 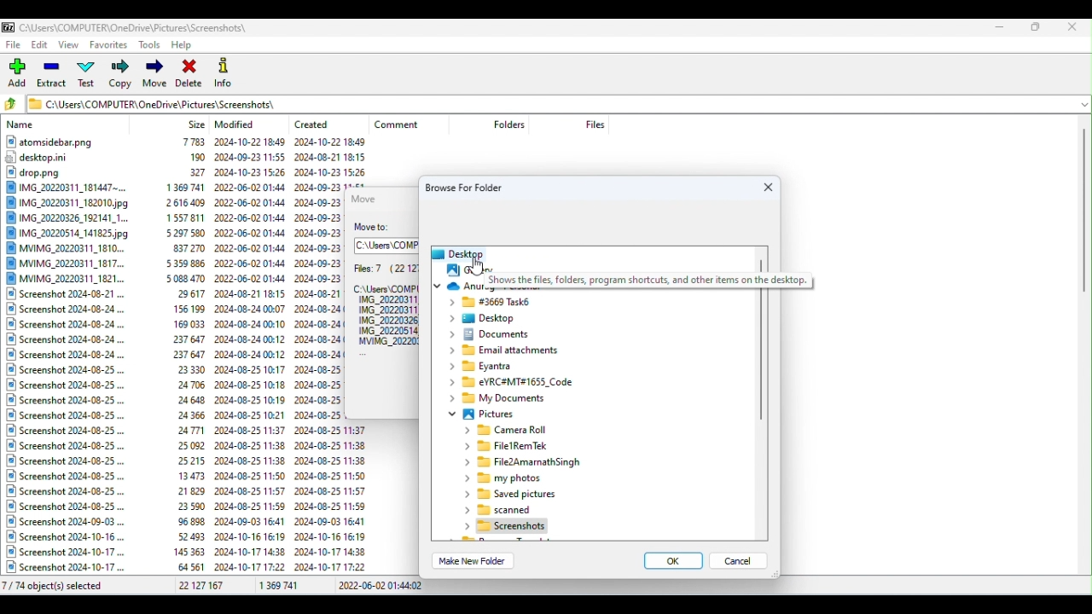 I want to click on Desktop, so click(x=459, y=252).